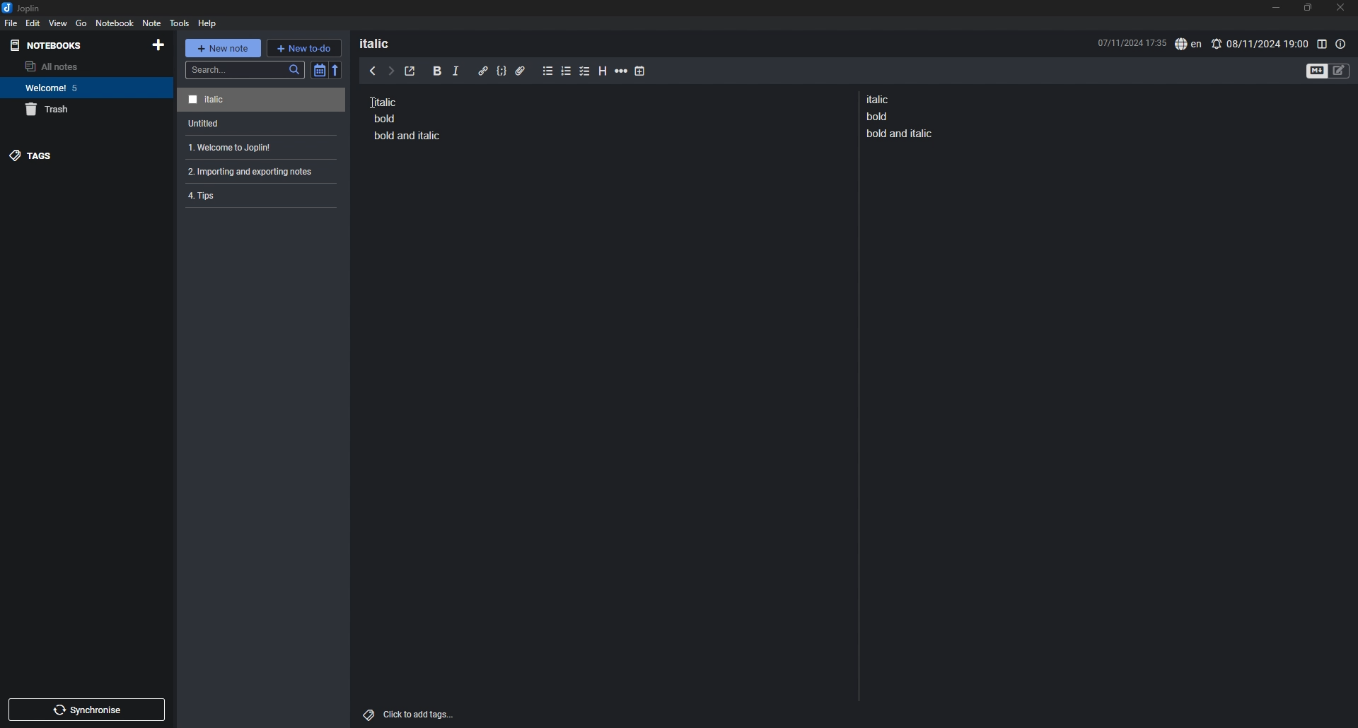 Image resolution: width=1358 pixels, height=728 pixels. What do you see at coordinates (521, 71) in the screenshot?
I see `attachment` at bounding box center [521, 71].